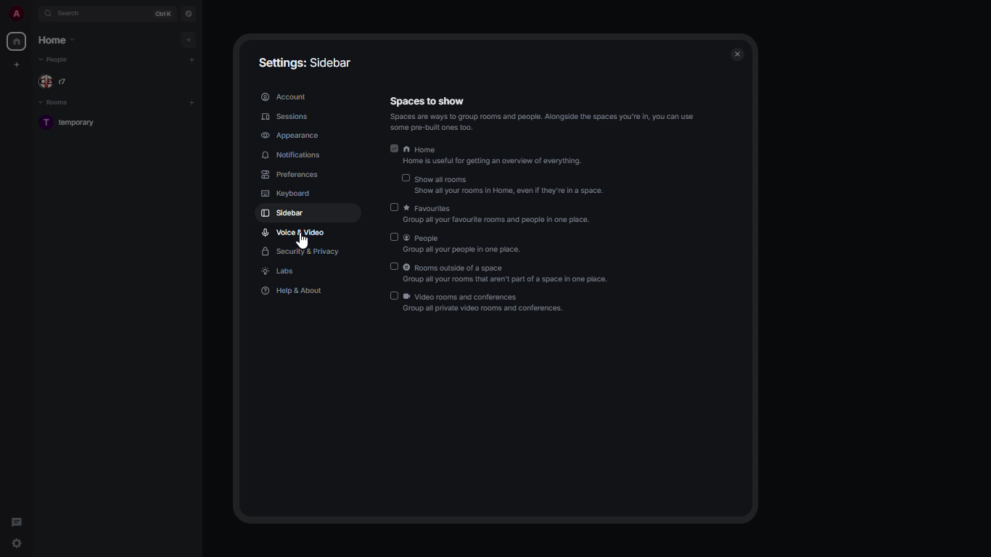 The width and height of the screenshot is (991, 557). What do you see at coordinates (291, 136) in the screenshot?
I see `appearance` at bounding box center [291, 136].